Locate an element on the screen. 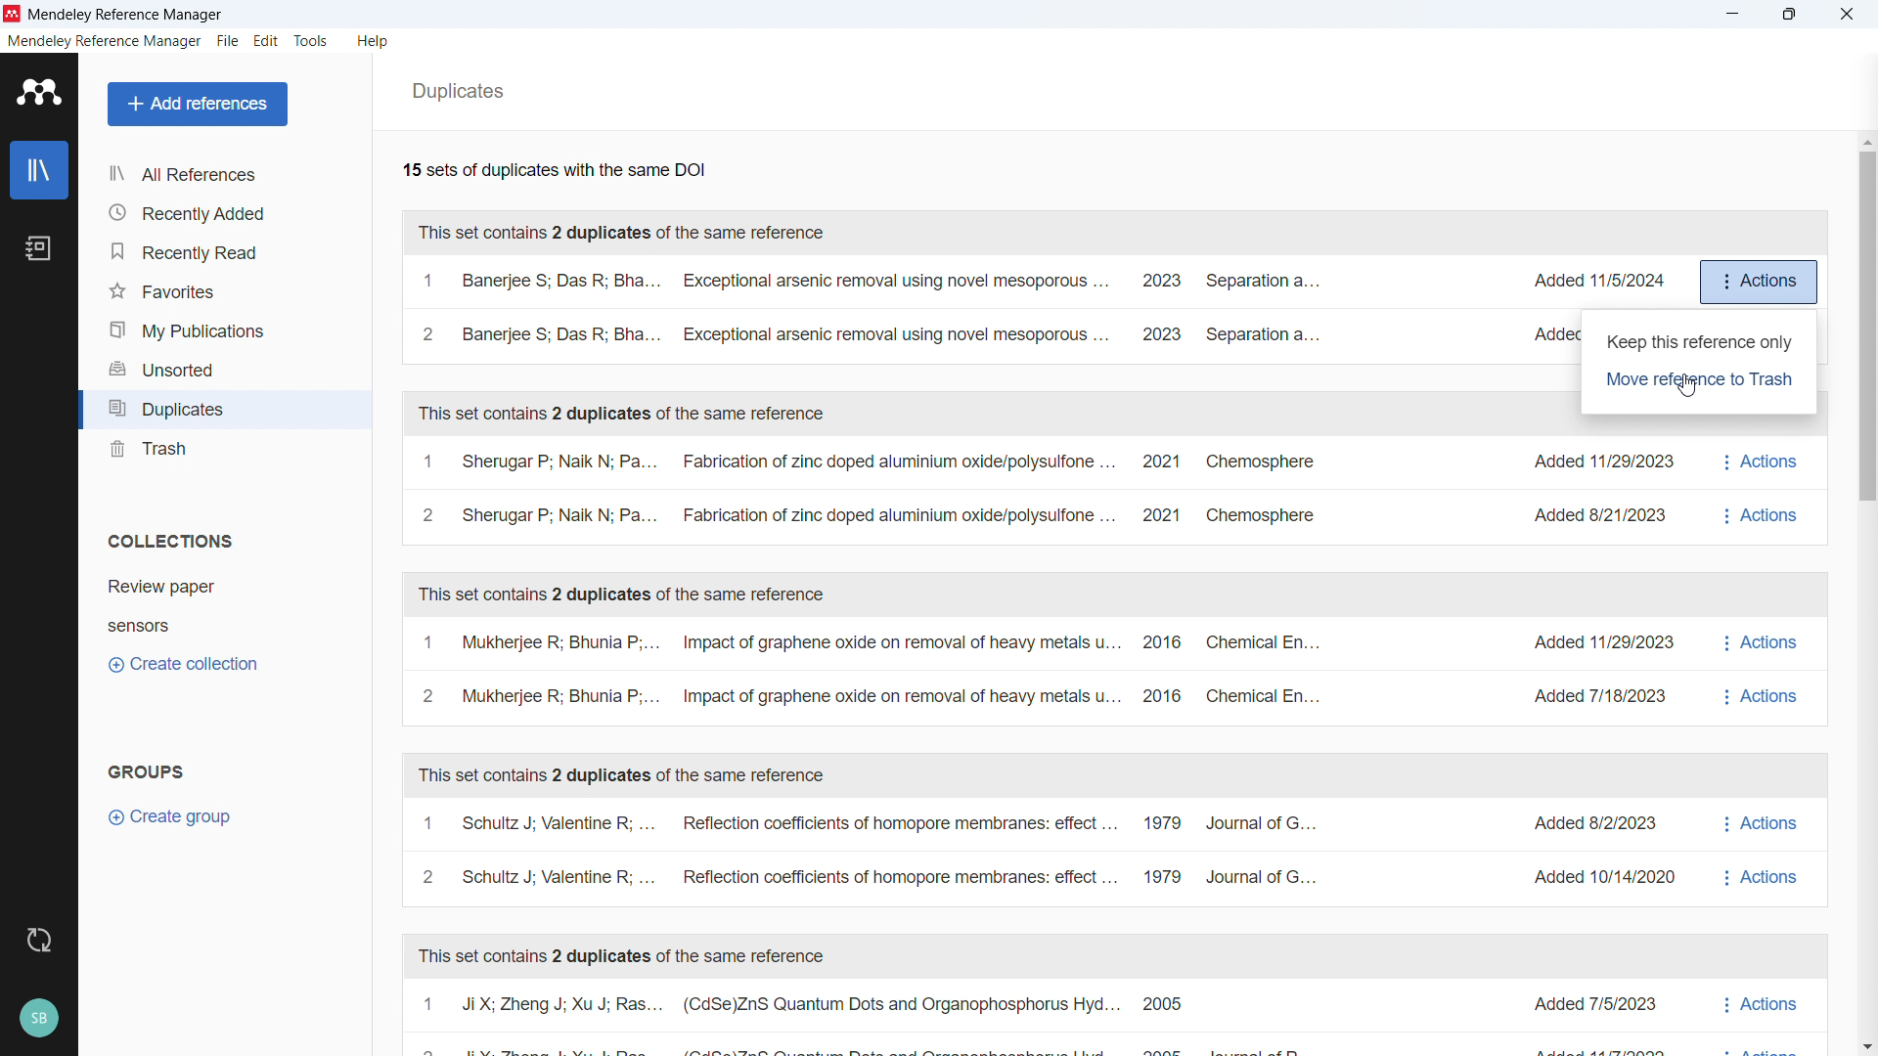 The height and width of the screenshot is (1056, 1878). Added 7/5/2023 is located at coordinates (1598, 1000).